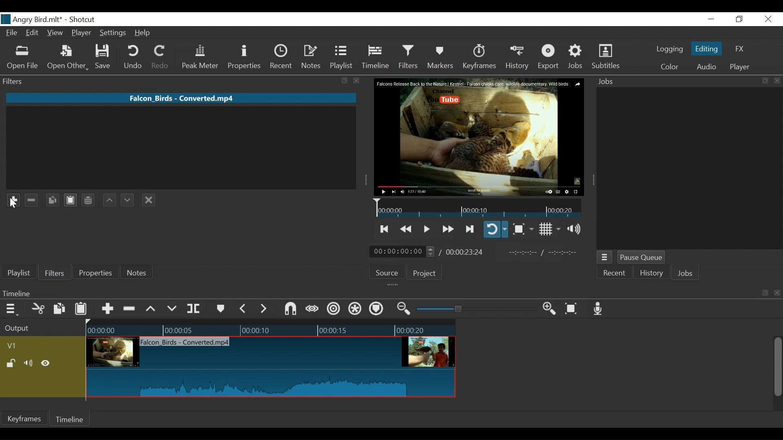 Image resolution: width=783 pixels, height=440 pixels. What do you see at coordinates (405, 309) in the screenshot?
I see `Zoom timeline out` at bounding box center [405, 309].